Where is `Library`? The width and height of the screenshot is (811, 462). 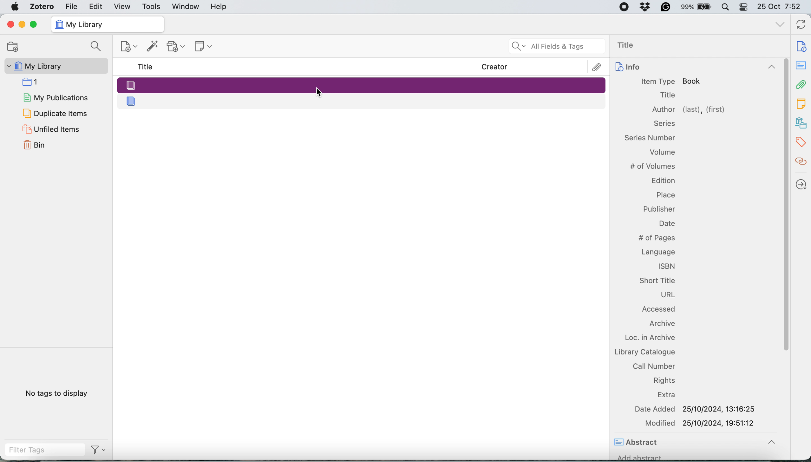 Library is located at coordinates (802, 123).